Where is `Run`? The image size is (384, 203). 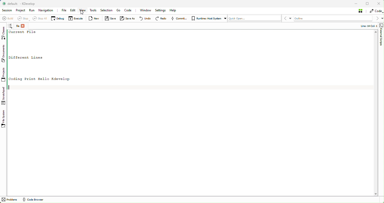 Run is located at coordinates (32, 11).